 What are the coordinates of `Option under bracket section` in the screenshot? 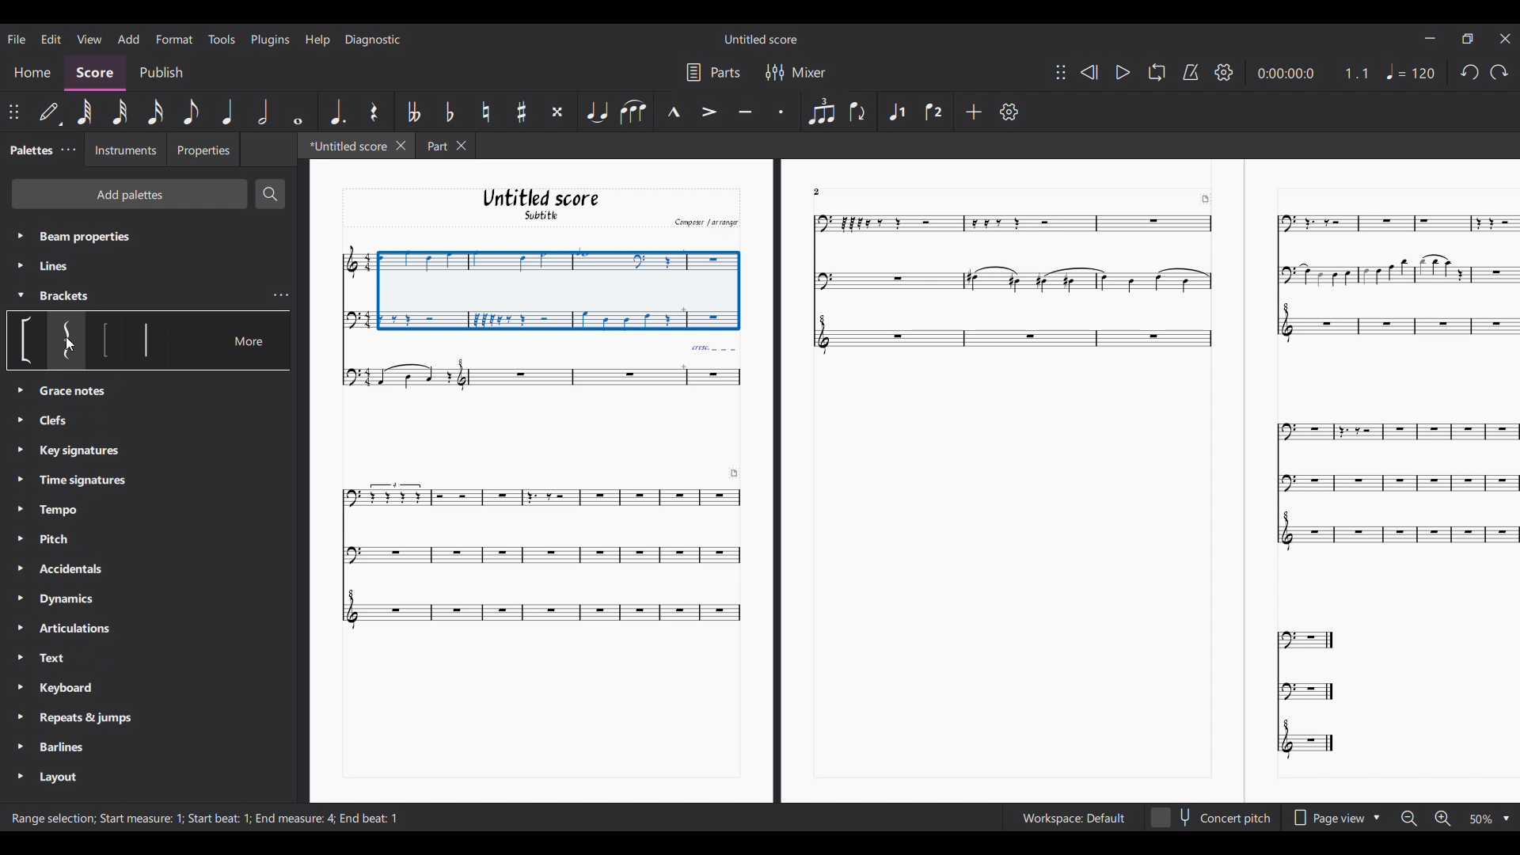 It's located at (28, 340).